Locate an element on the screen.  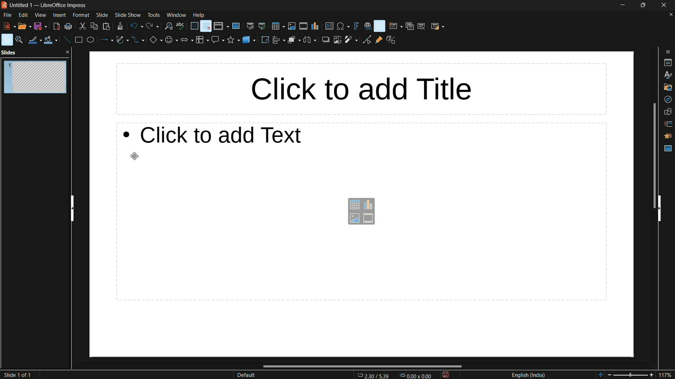
slides is located at coordinates (10, 53).